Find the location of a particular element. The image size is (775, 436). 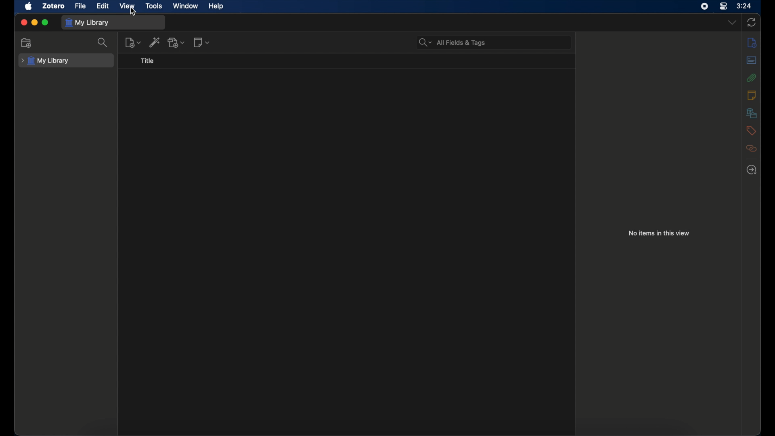

libraries is located at coordinates (751, 113).